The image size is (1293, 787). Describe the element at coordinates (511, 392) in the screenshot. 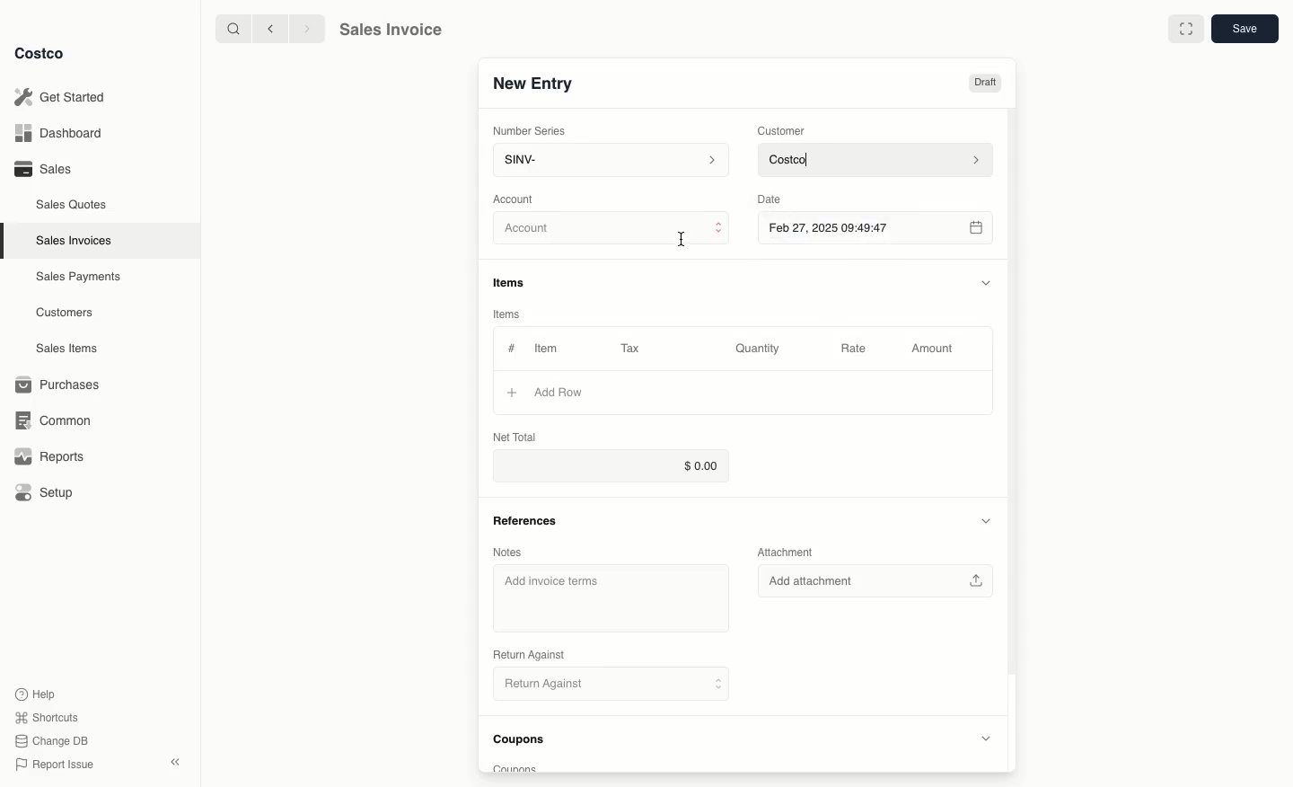

I see `Add` at that location.